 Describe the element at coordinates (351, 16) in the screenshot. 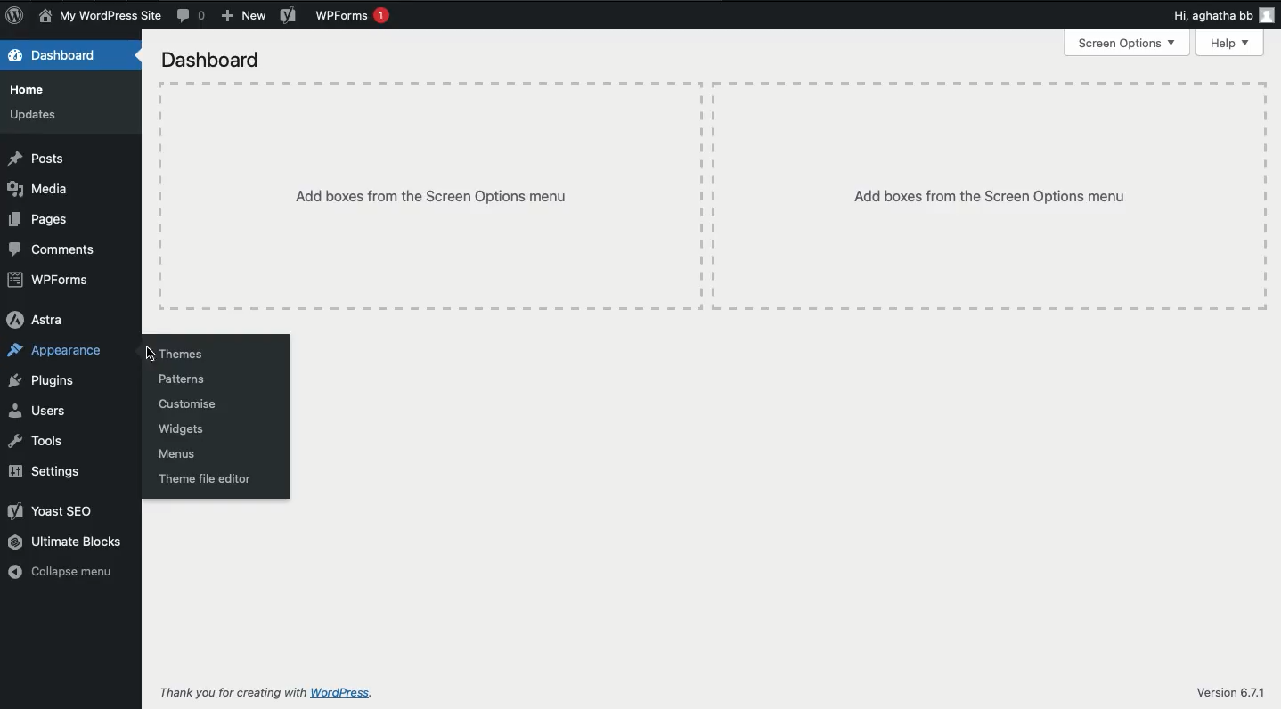

I see `WPForms` at that location.